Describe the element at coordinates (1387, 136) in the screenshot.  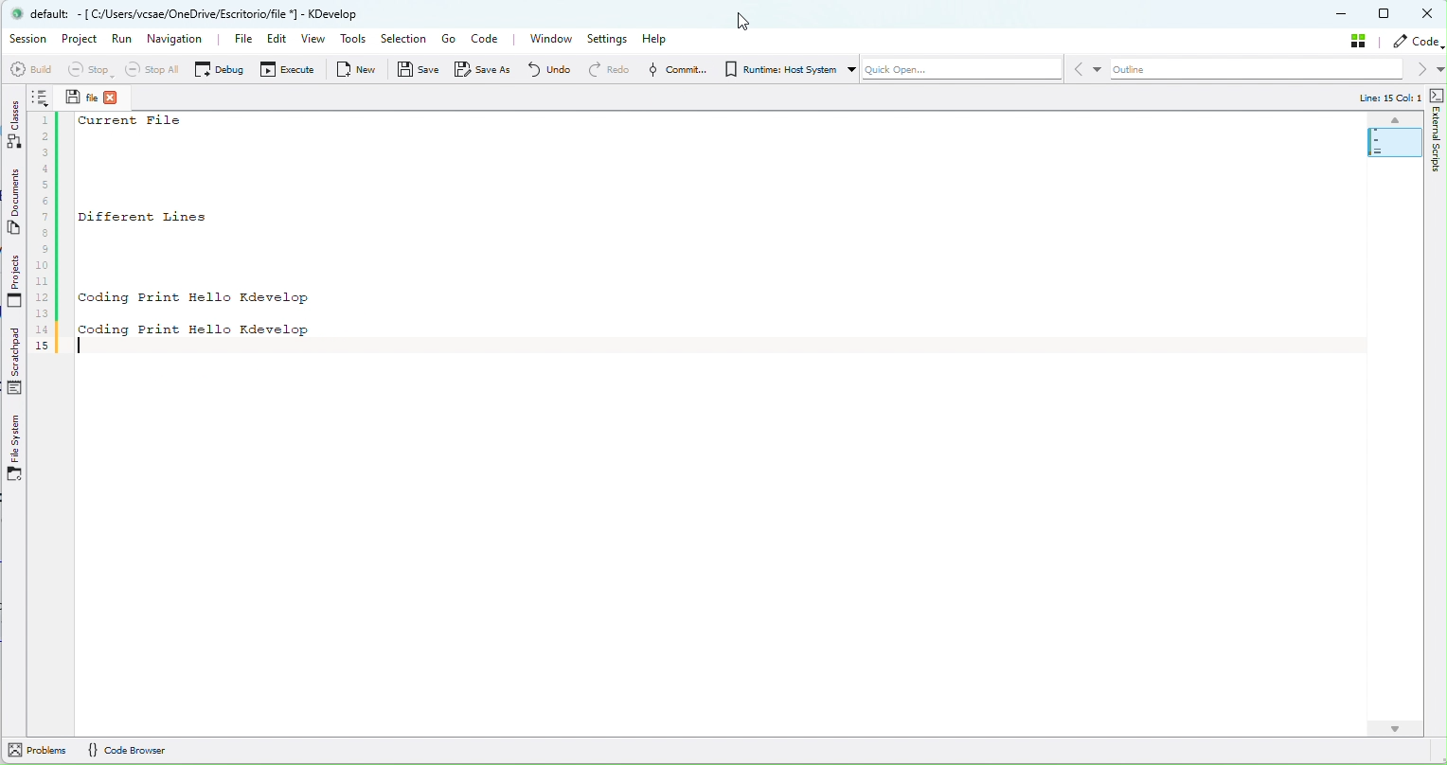
I see `Minimap` at that location.